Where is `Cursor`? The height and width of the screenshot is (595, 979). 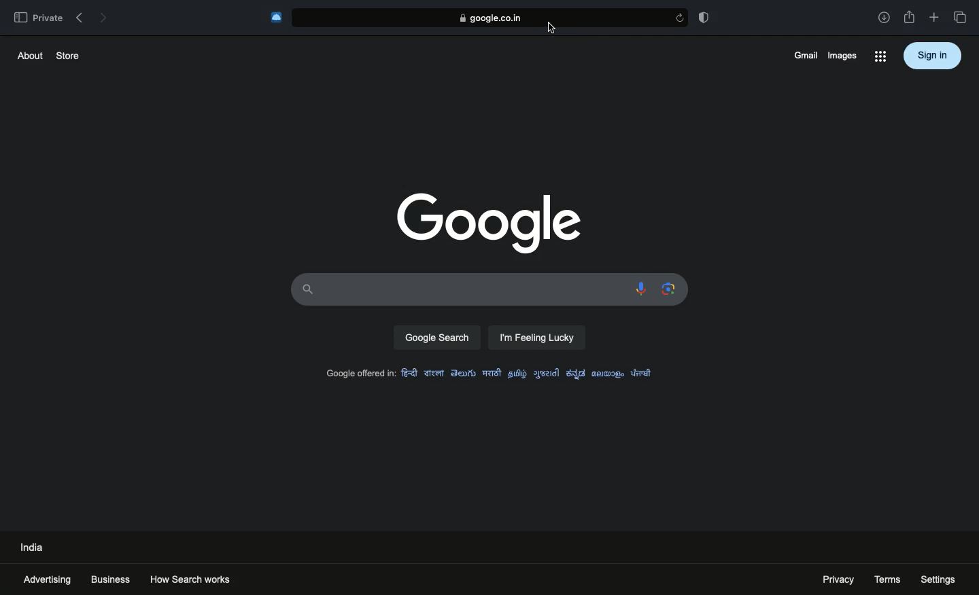
Cursor is located at coordinates (549, 28).